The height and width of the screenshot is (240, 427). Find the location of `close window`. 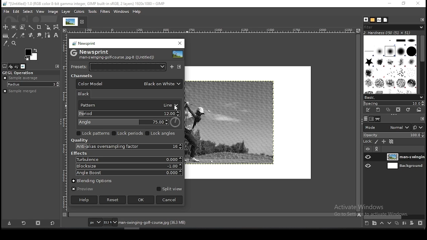

close window is located at coordinates (418, 3).